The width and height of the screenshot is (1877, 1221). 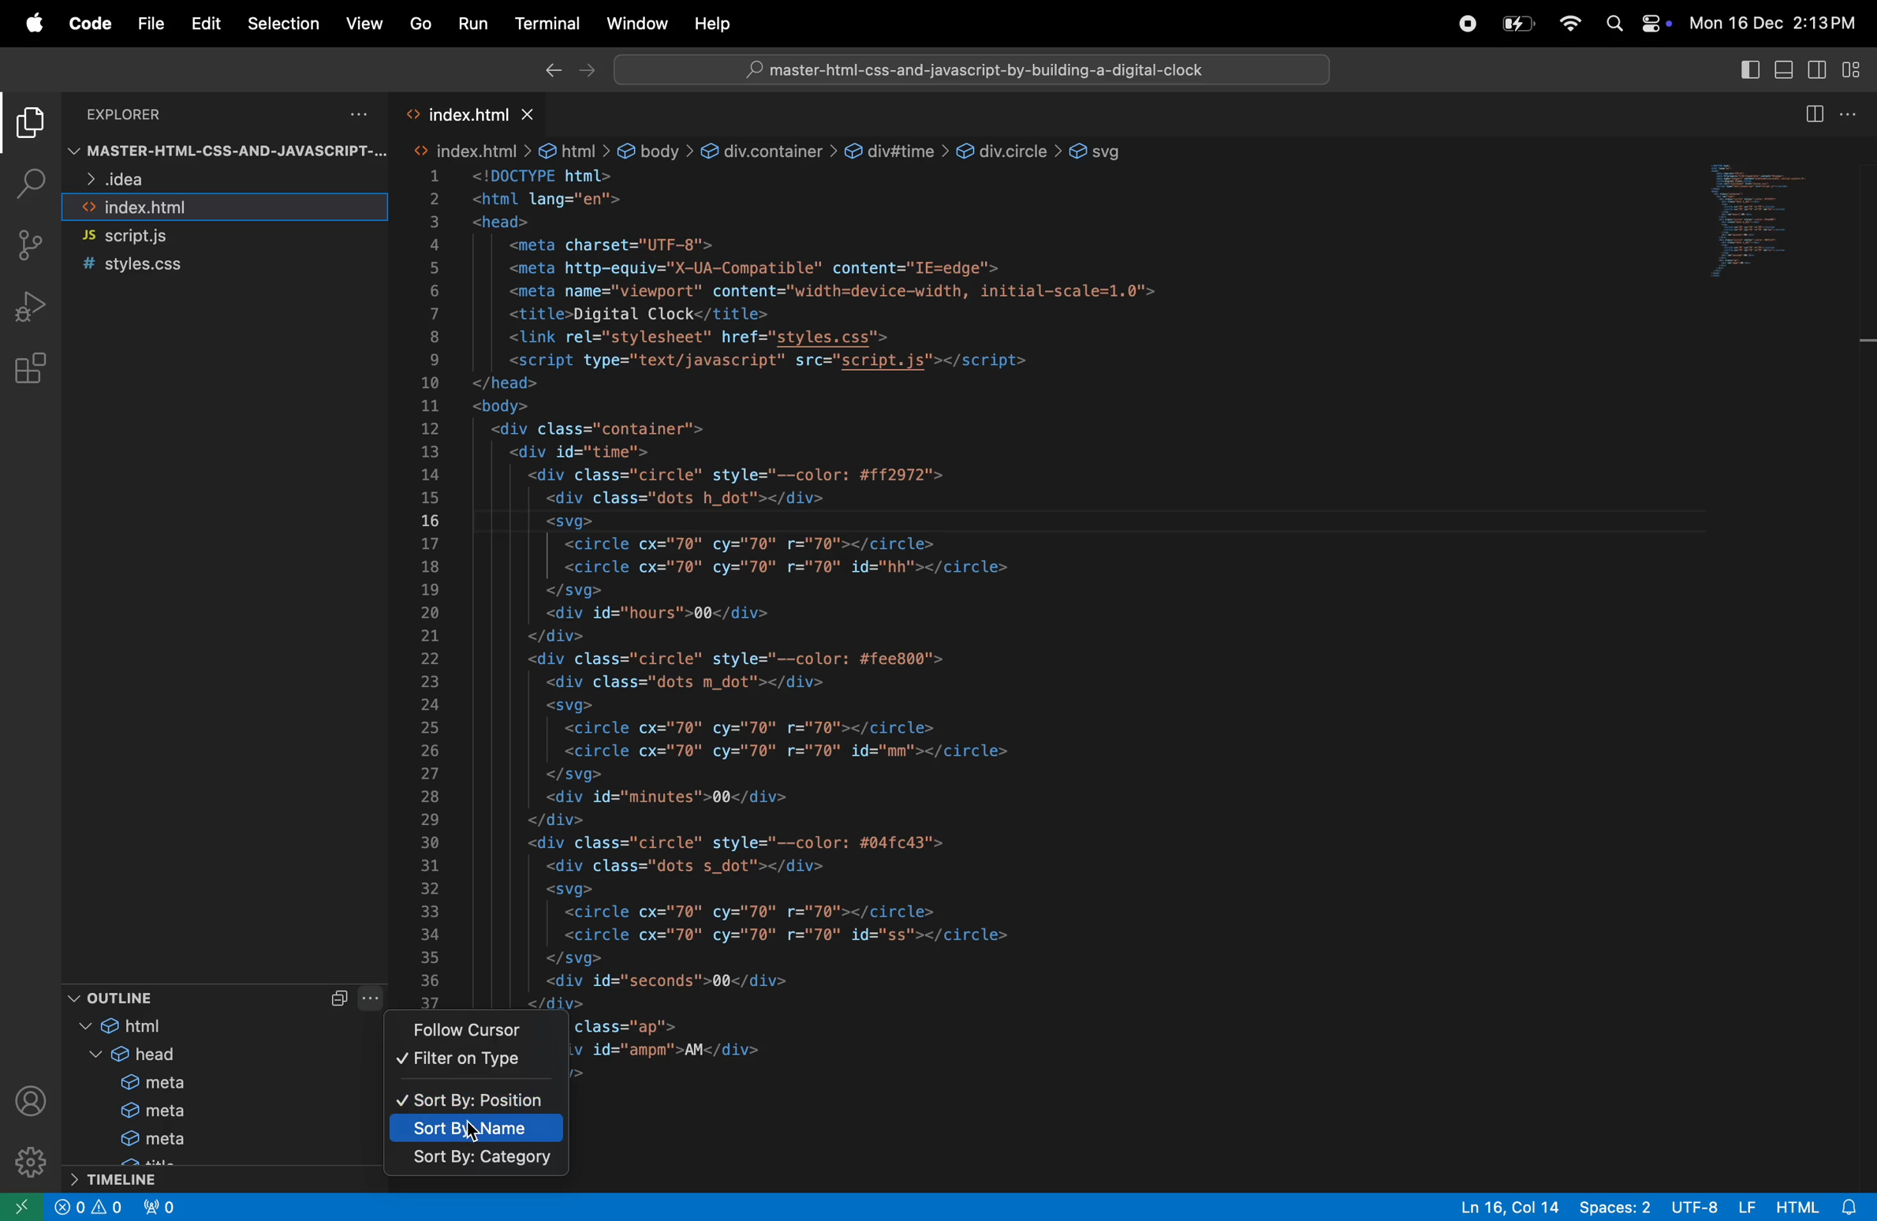 What do you see at coordinates (1614, 24) in the screenshot?
I see `search` at bounding box center [1614, 24].